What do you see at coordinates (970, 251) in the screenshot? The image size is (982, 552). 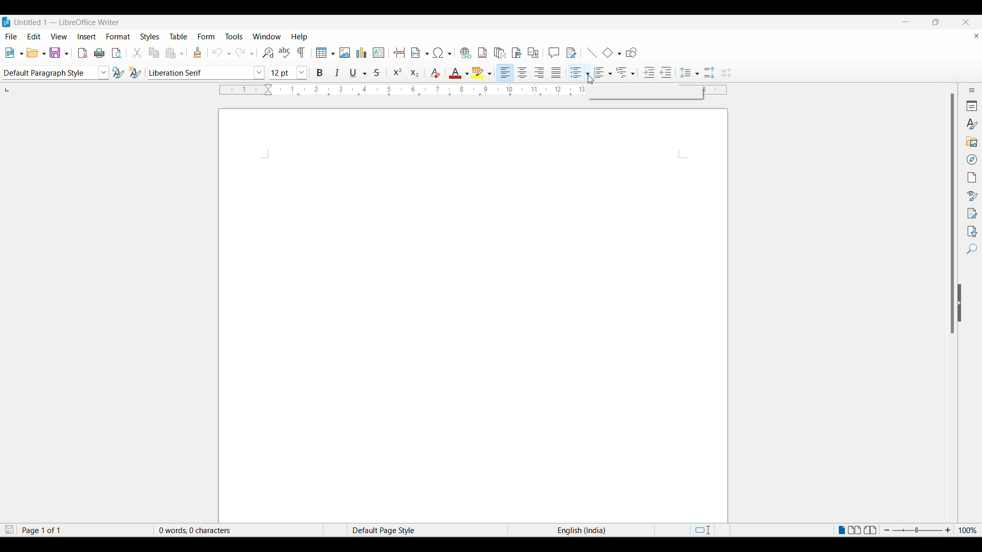 I see `Find` at bounding box center [970, 251].